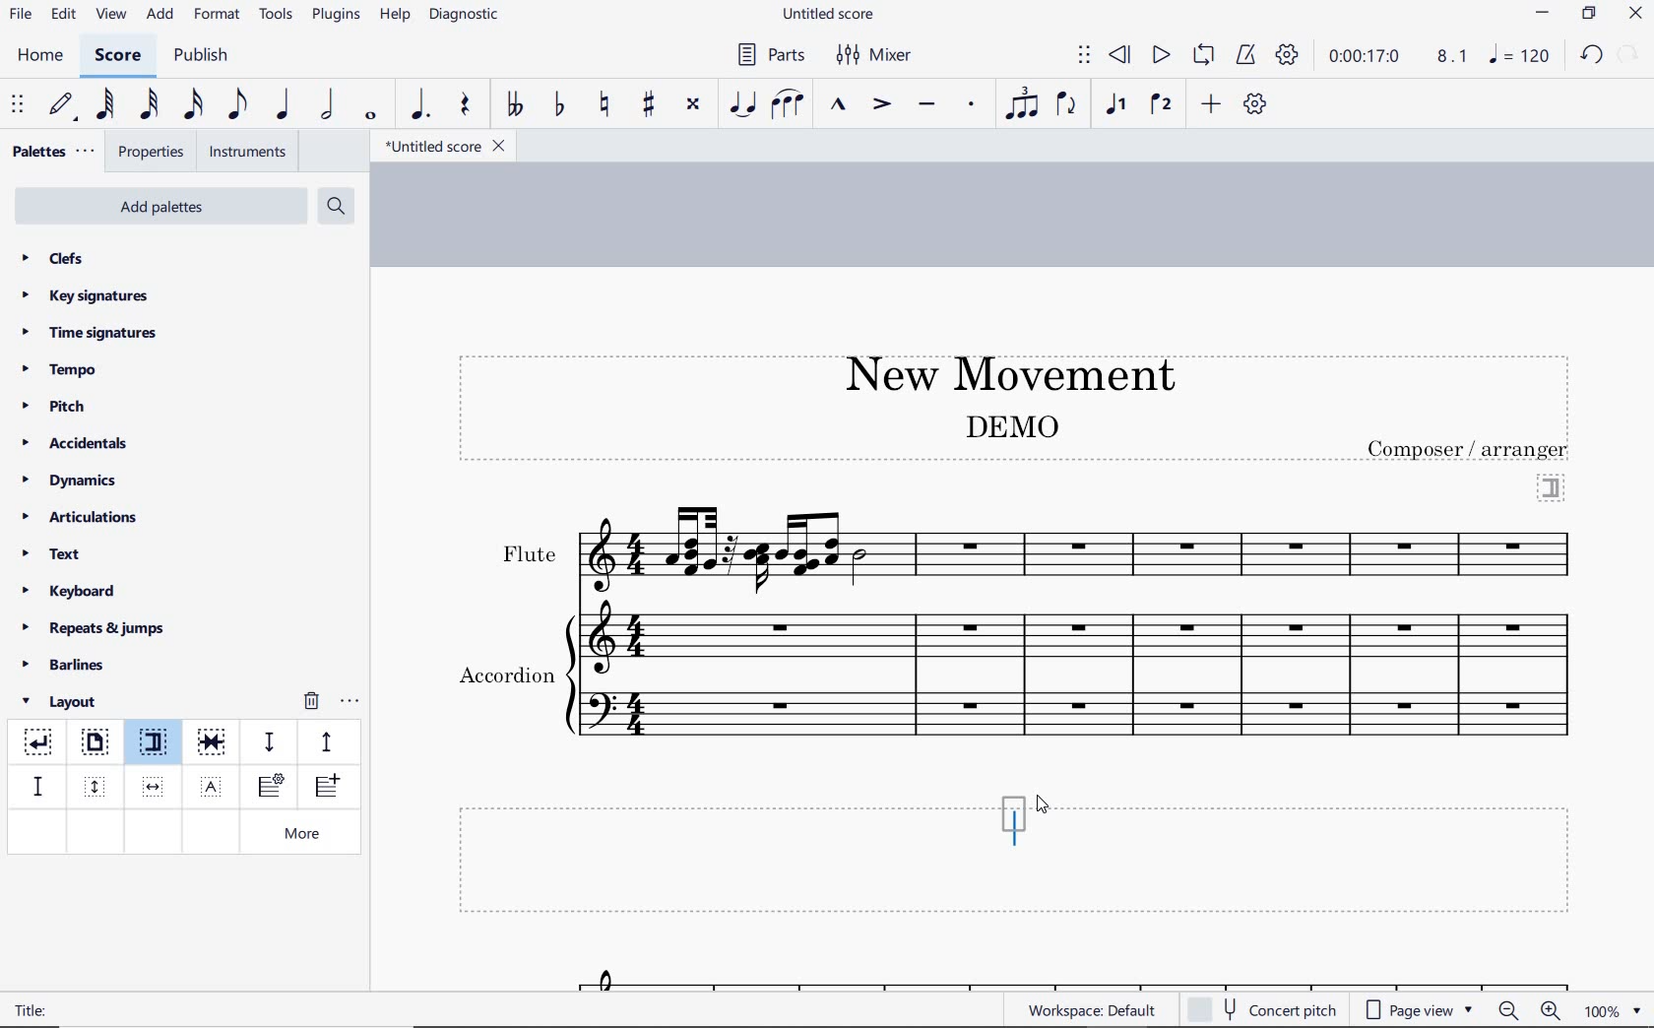 This screenshot has height=1028, width=1654. What do you see at coordinates (324, 789) in the screenshot?
I see `insert one measure before selection` at bounding box center [324, 789].